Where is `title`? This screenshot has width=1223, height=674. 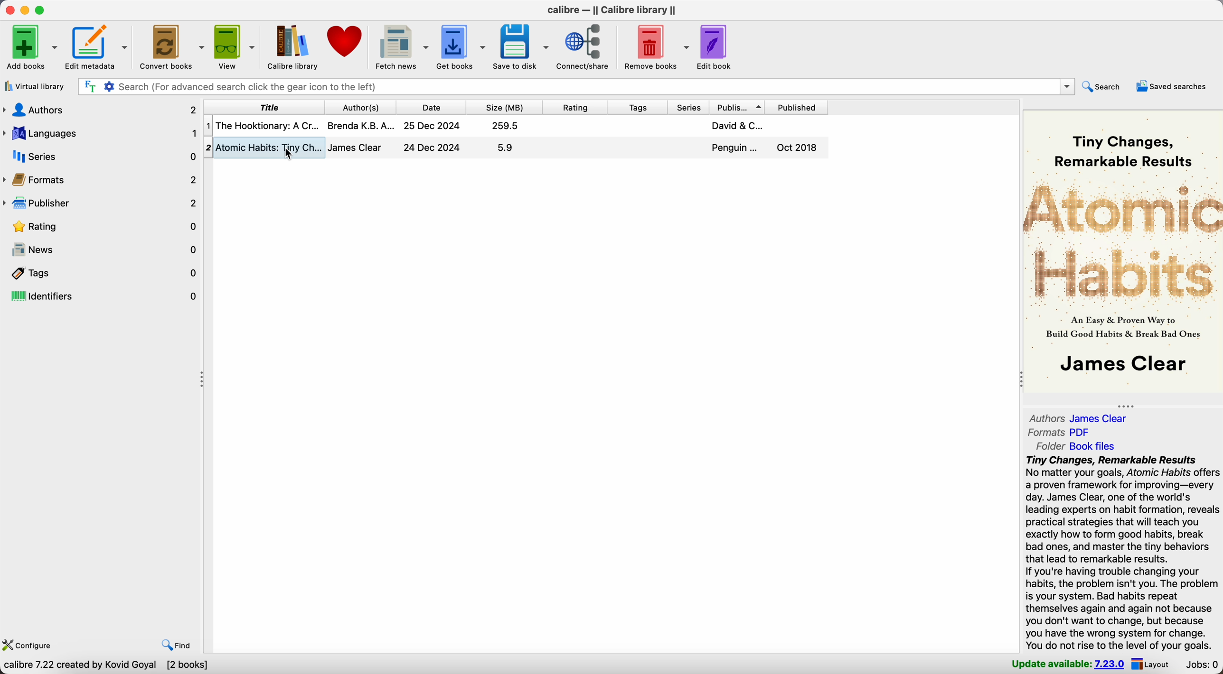
title is located at coordinates (262, 106).